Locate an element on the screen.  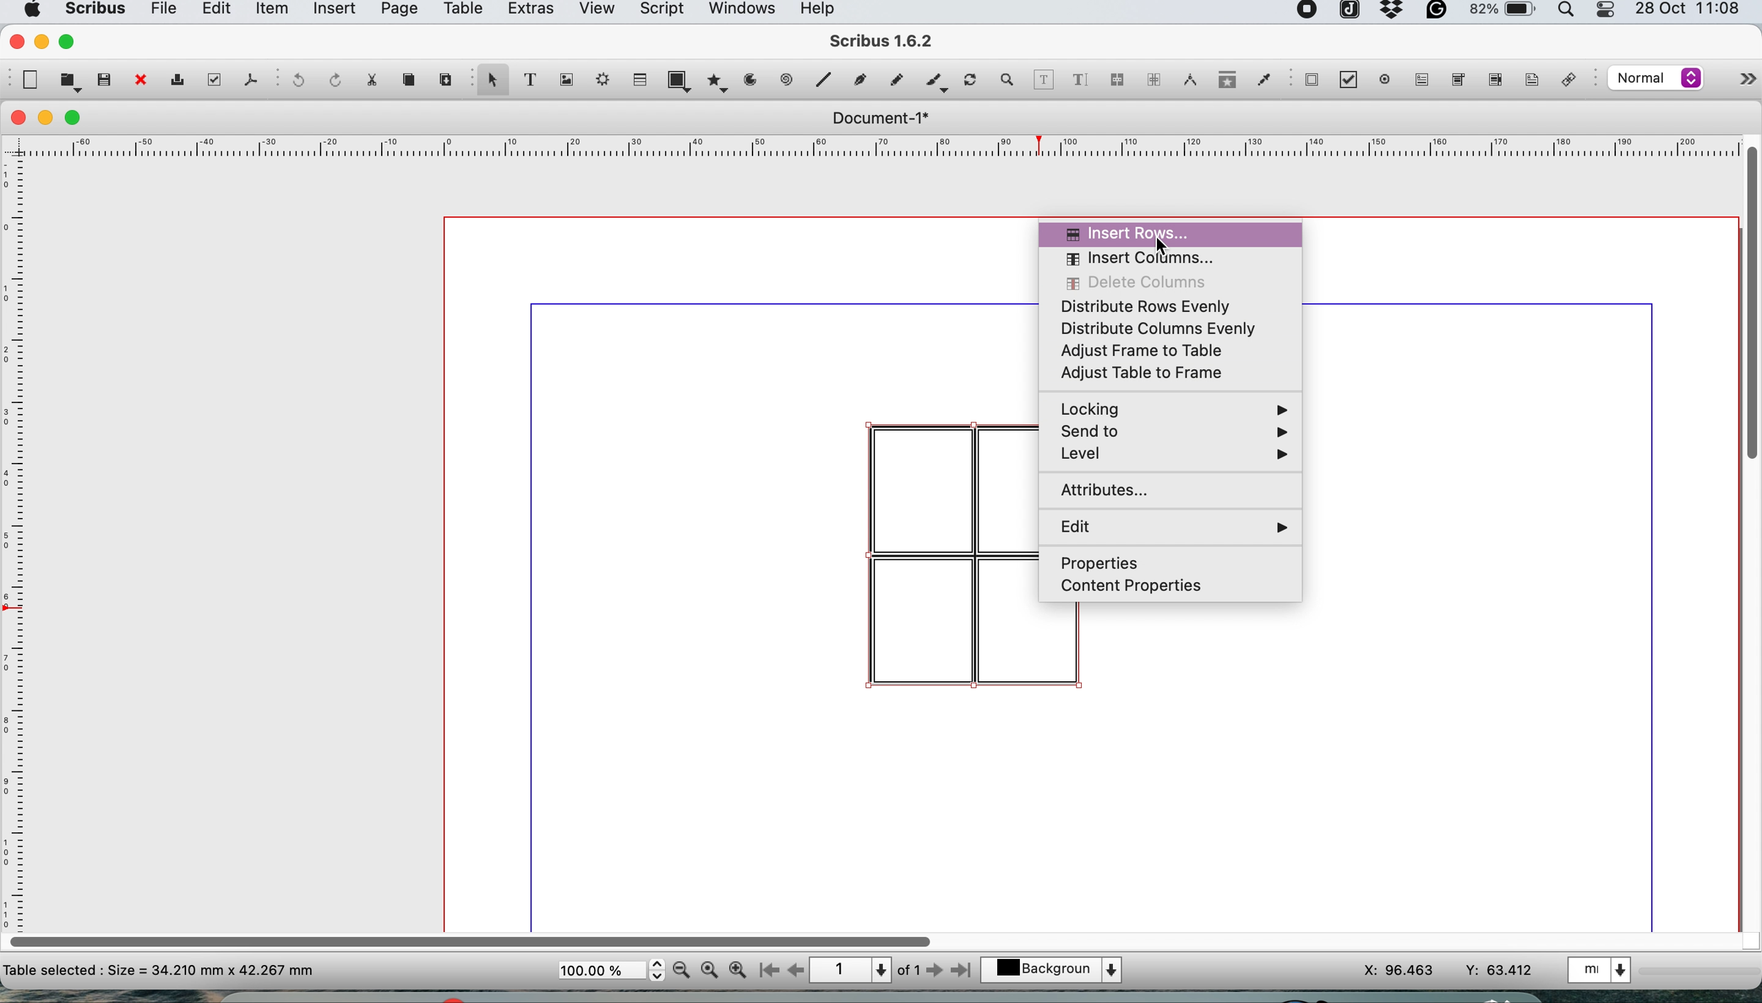
battery is located at coordinates (1501, 13).